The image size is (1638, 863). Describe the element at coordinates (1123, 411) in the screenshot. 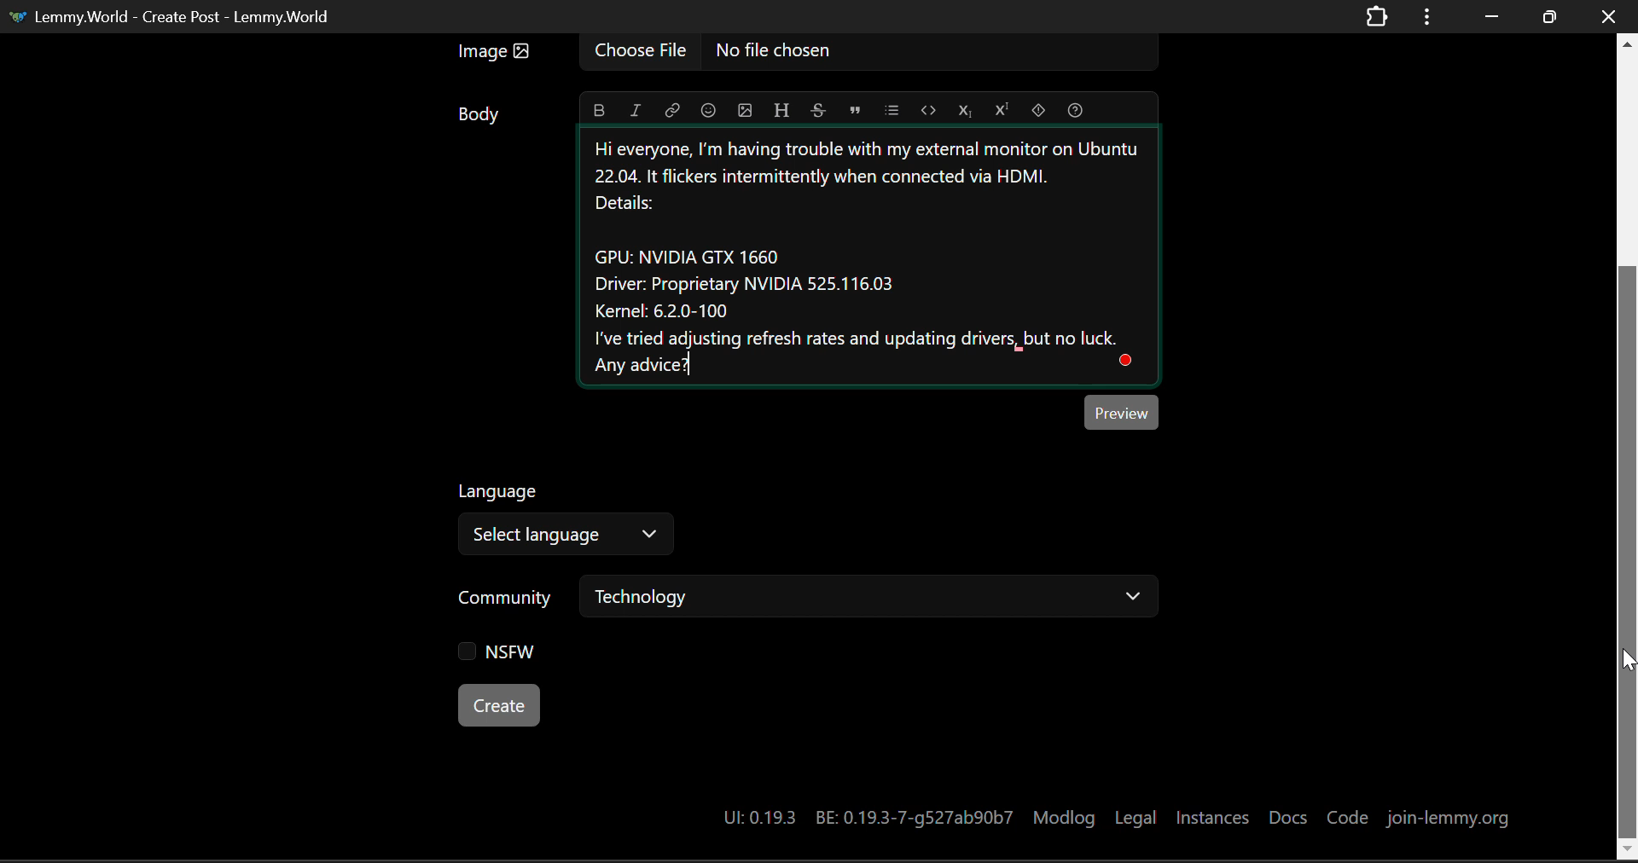

I see `Post Preview Button` at that location.